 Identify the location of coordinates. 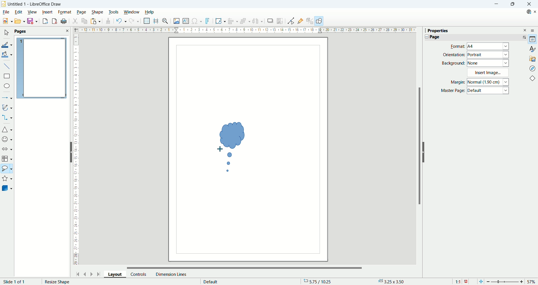
(320, 282).